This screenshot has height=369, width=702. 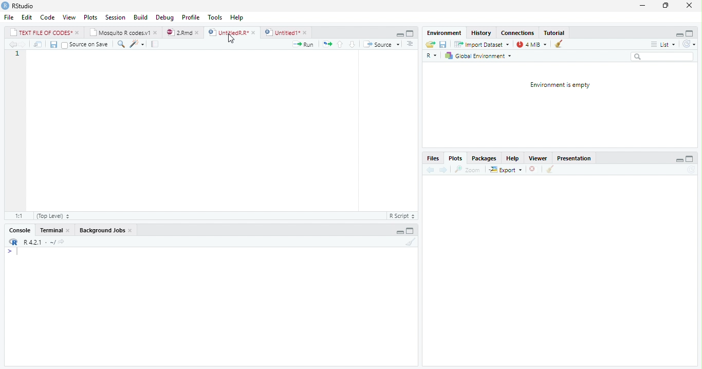 What do you see at coordinates (691, 159) in the screenshot?
I see `hide console` at bounding box center [691, 159].